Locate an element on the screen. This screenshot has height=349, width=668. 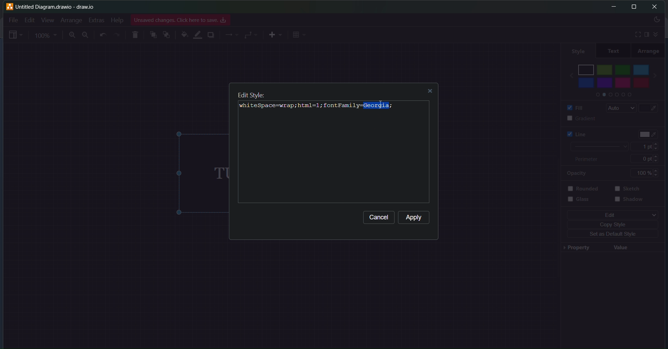
delete is located at coordinates (136, 34).